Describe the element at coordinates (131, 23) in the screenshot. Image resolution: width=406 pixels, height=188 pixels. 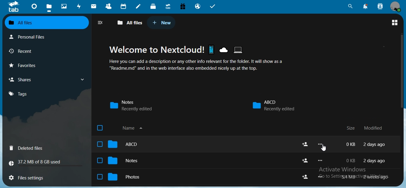
I see `all files` at that location.